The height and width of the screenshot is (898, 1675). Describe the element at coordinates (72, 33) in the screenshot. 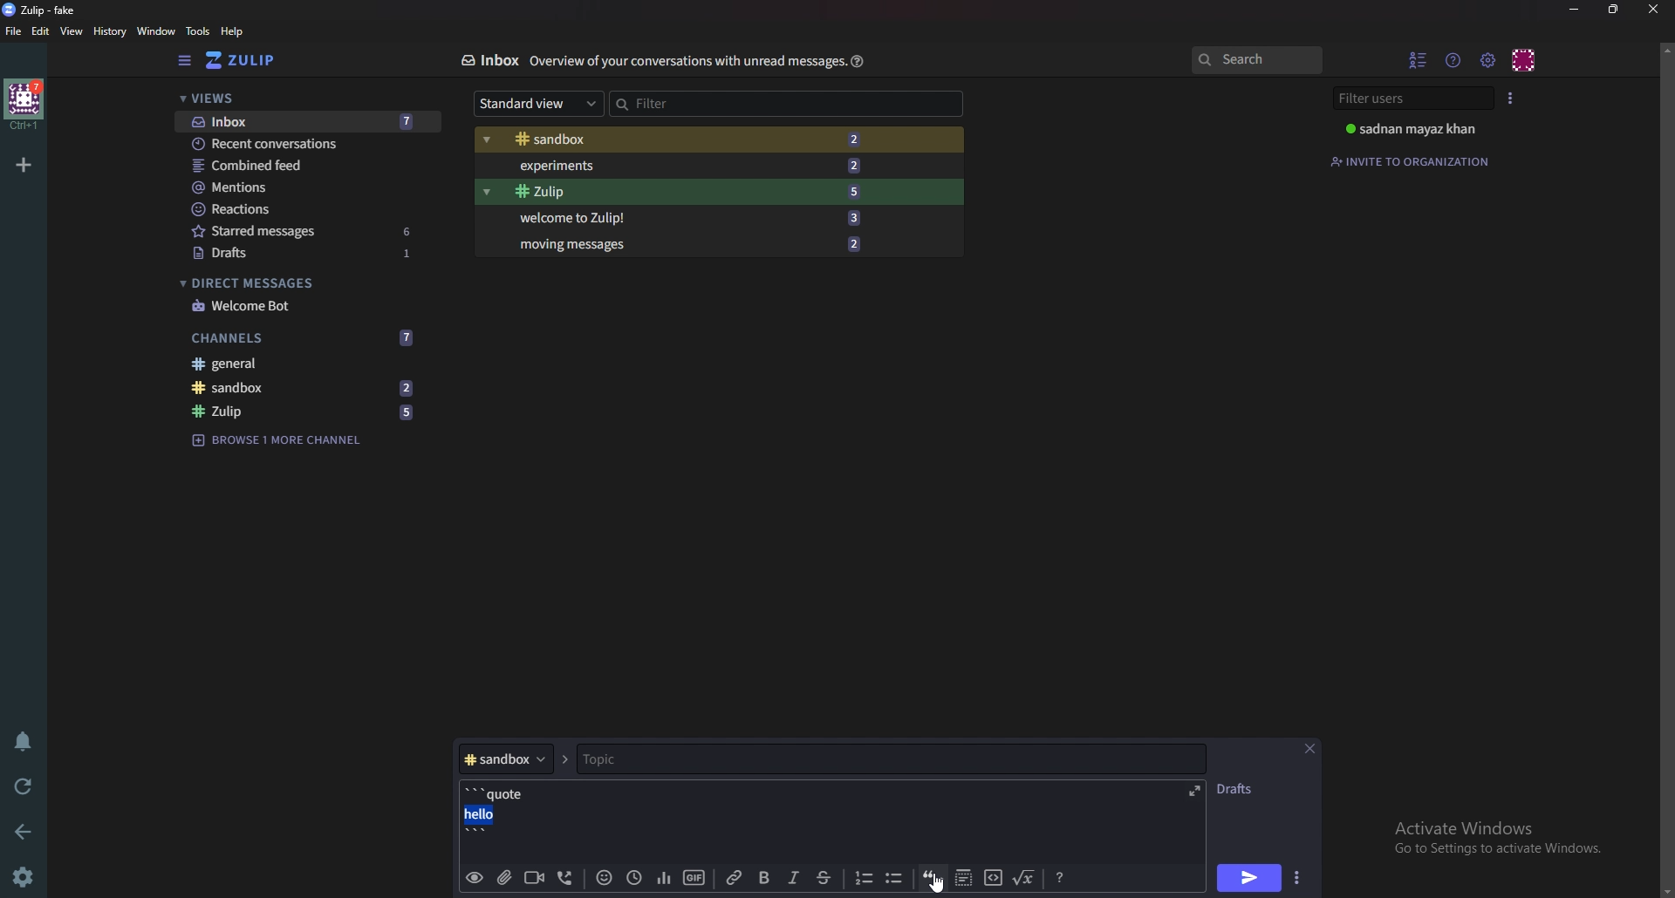

I see `View` at that location.